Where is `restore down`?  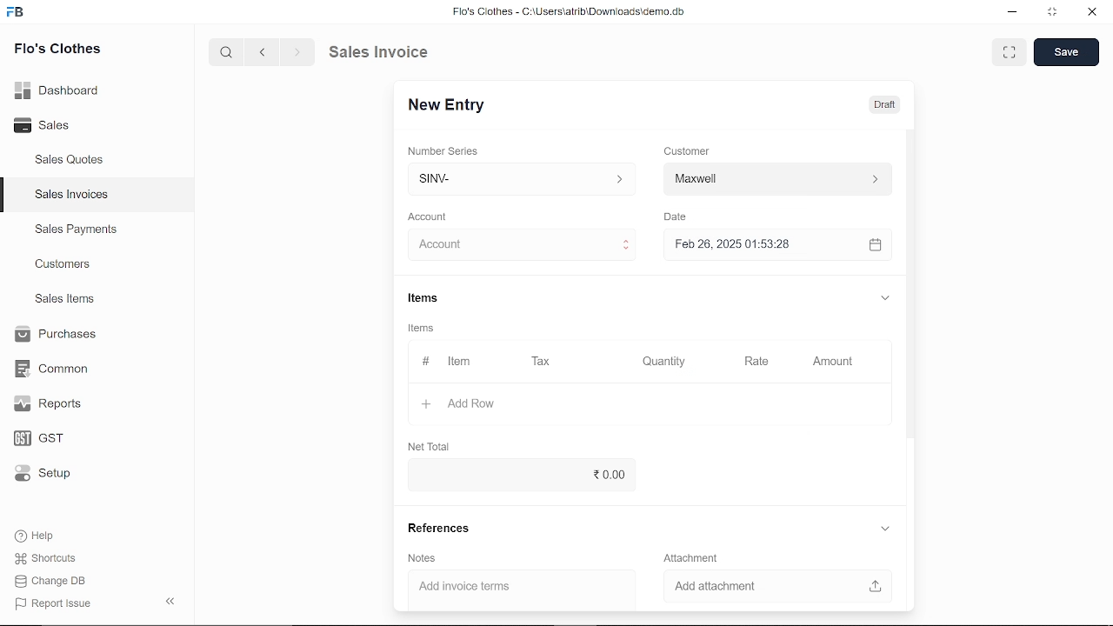
restore down is located at coordinates (1054, 13).